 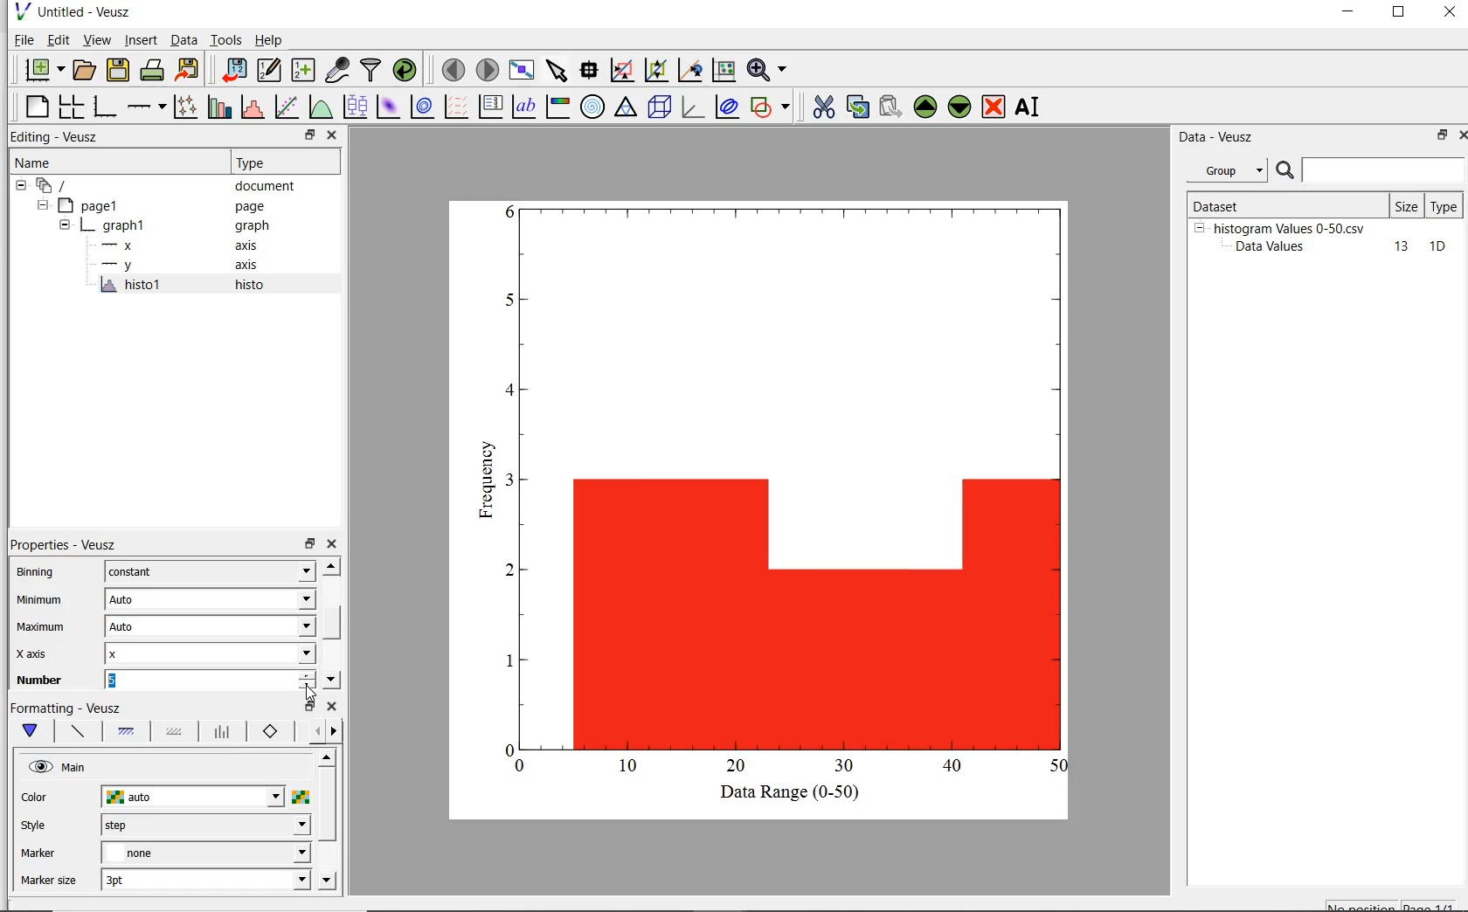 I want to click on | none vw, so click(x=204, y=853).